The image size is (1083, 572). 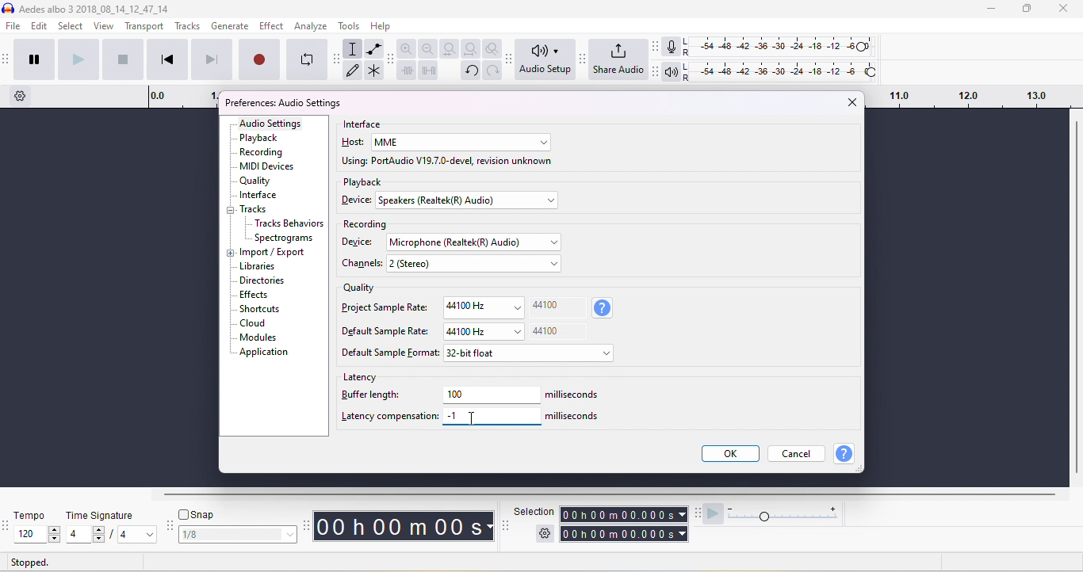 I want to click on play, so click(x=78, y=58).